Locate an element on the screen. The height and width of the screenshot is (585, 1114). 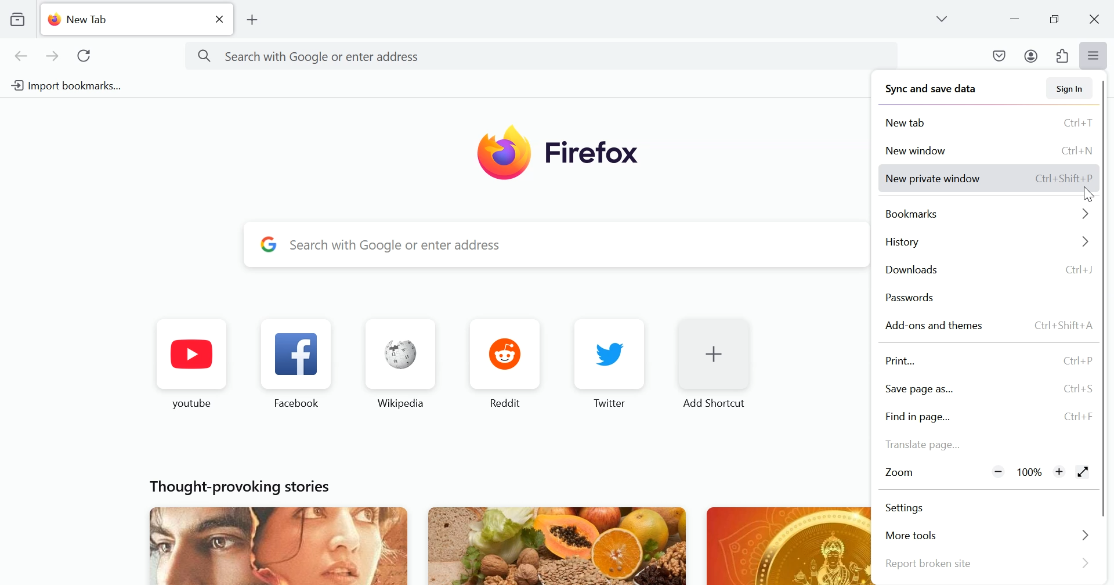
translate page is located at coordinates (988, 442).